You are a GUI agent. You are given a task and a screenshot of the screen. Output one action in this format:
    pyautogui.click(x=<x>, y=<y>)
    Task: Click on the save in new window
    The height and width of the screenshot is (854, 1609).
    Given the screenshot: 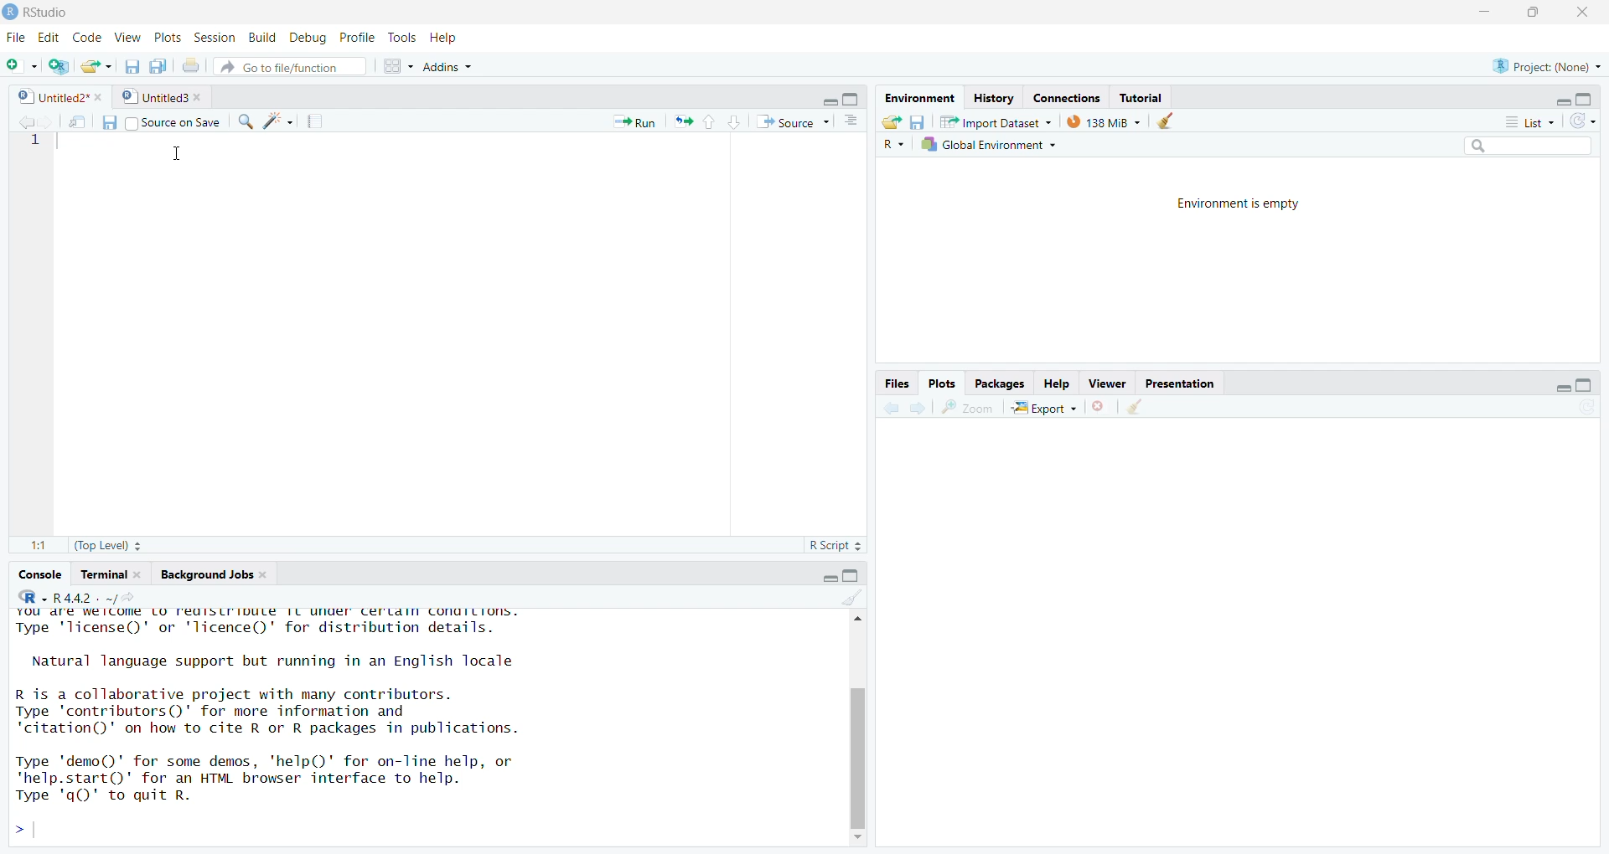 What is the action you would take?
    pyautogui.click(x=71, y=118)
    